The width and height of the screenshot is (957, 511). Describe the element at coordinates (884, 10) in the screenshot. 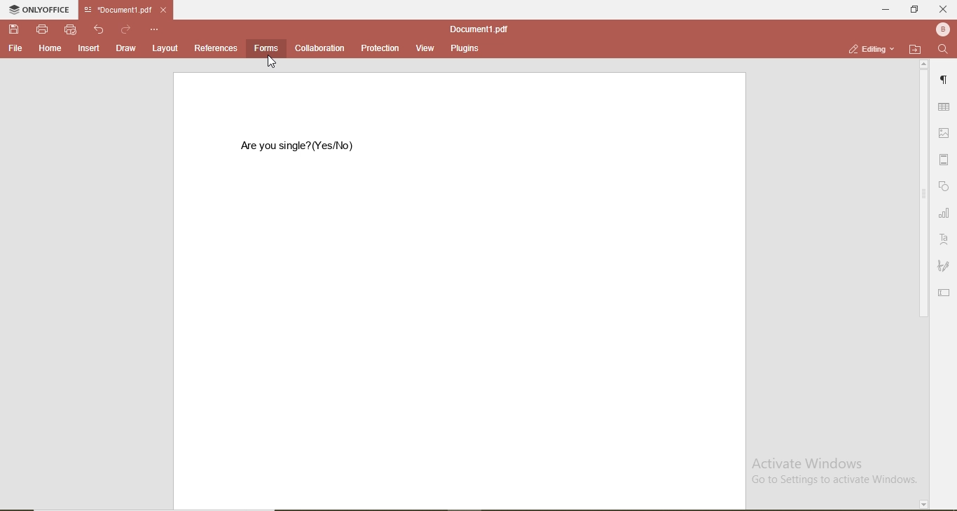

I see `minimise` at that location.